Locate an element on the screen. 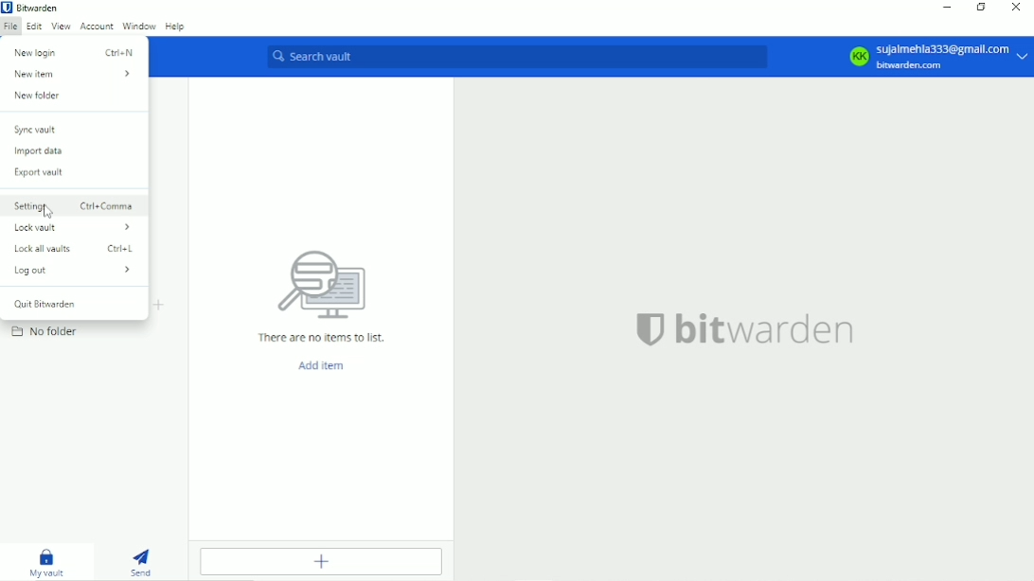 This screenshot has width=1034, height=581. Help is located at coordinates (176, 26).